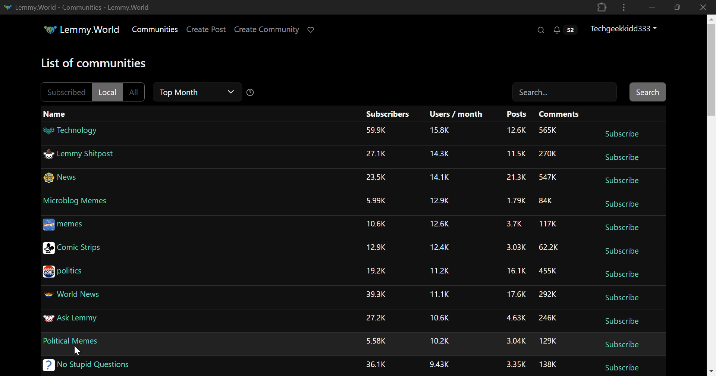 Image resolution: width=716 pixels, height=376 pixels. What do you see at coordinates (549, 247) in the screenshot?
I see `Amount` at bounding box center [549, 247].